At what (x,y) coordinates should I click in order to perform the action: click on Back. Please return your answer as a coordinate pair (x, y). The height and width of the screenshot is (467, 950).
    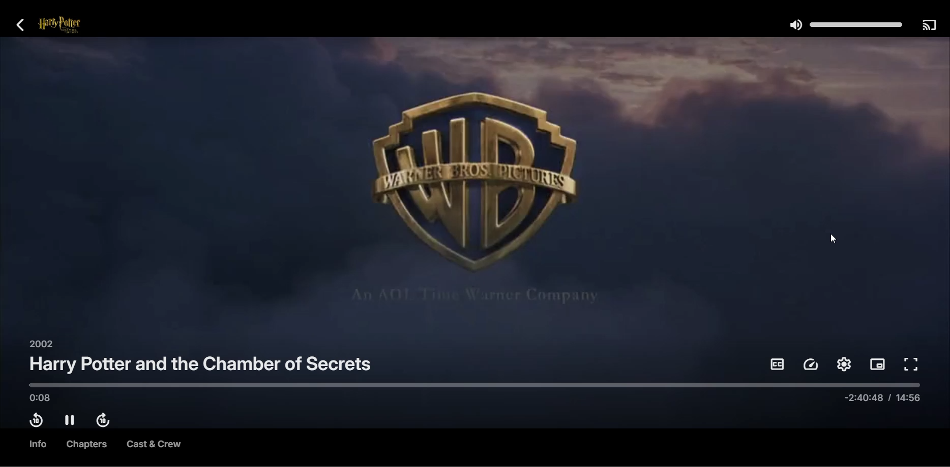
    Looking at the image, I should click on (25, 26).